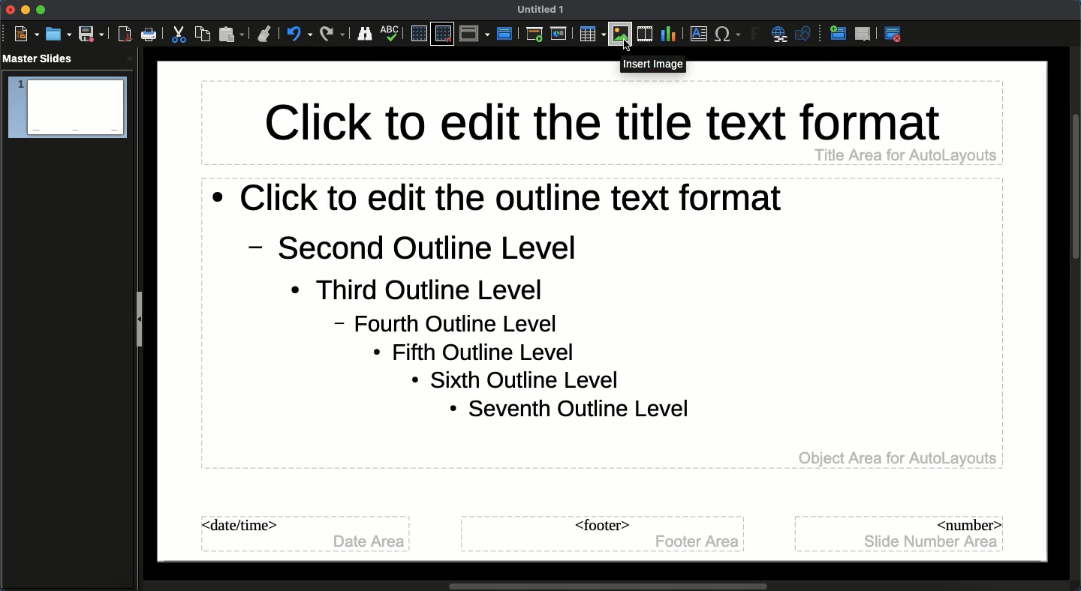 This screenshot has width=1081, height=591. I want to click on Master slide title, so click(604, 124).